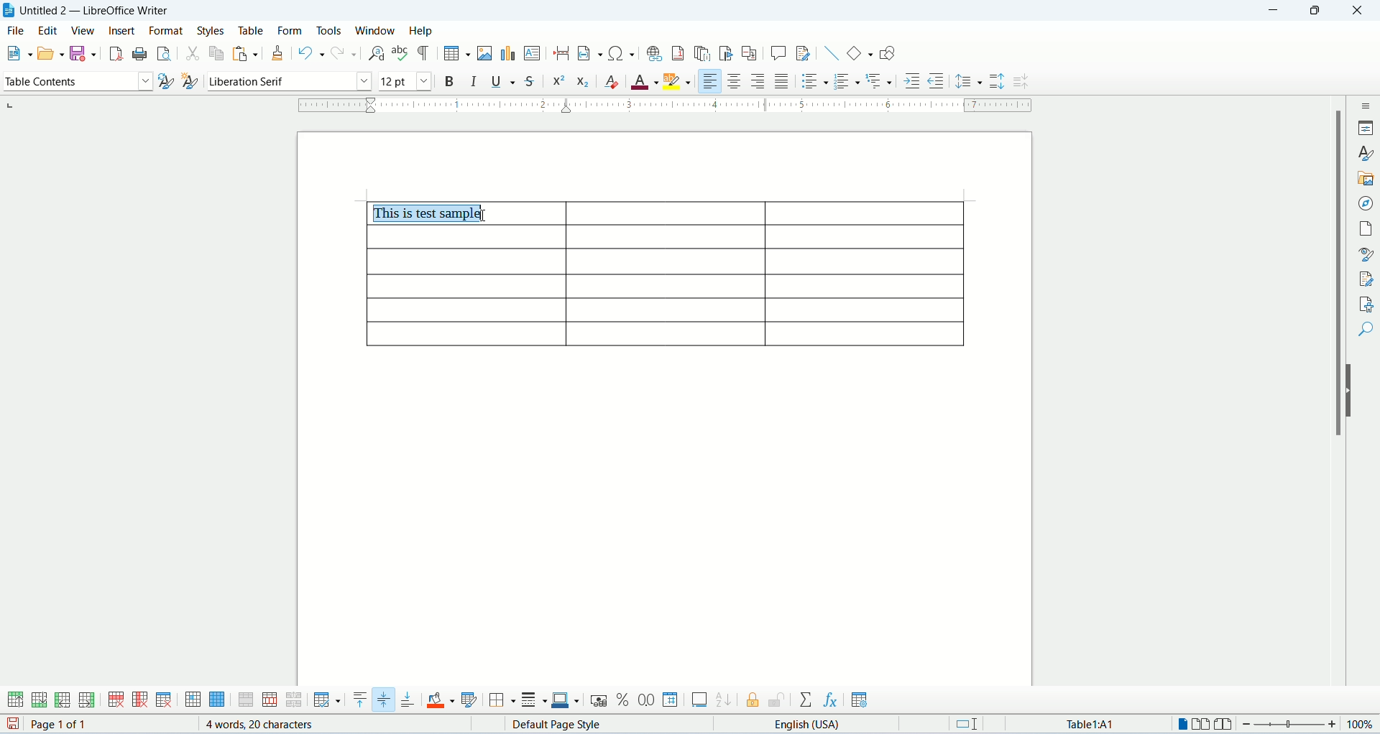 Image resolution: width=1380 pixels, height=734 pixels. Describe the element at coordinates (312, 52) in the screenshot. I see `undo` at that location.